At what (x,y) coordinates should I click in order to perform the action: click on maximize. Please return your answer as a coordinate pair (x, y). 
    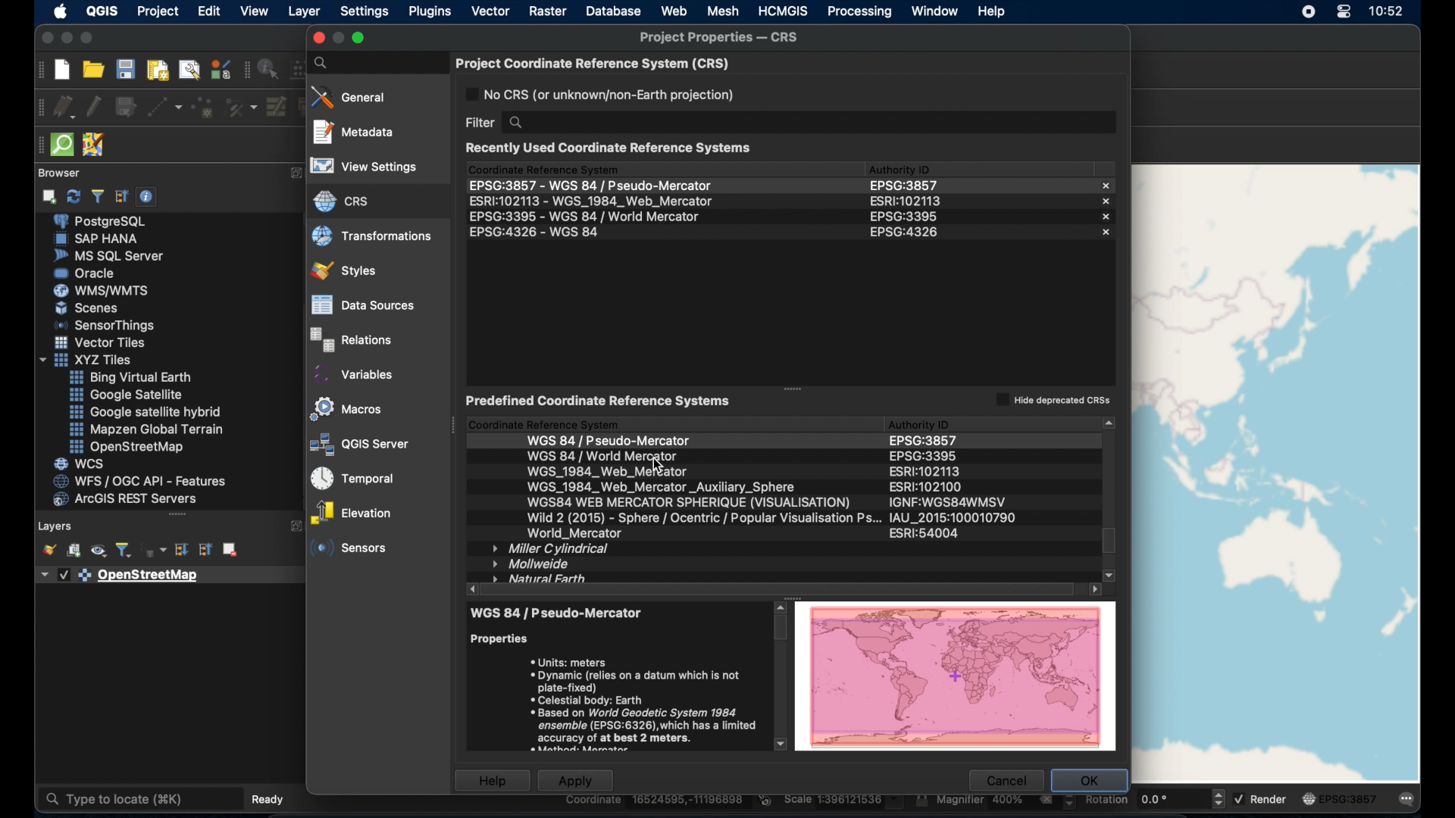
    Looking at the image, I should click on (361, 36).